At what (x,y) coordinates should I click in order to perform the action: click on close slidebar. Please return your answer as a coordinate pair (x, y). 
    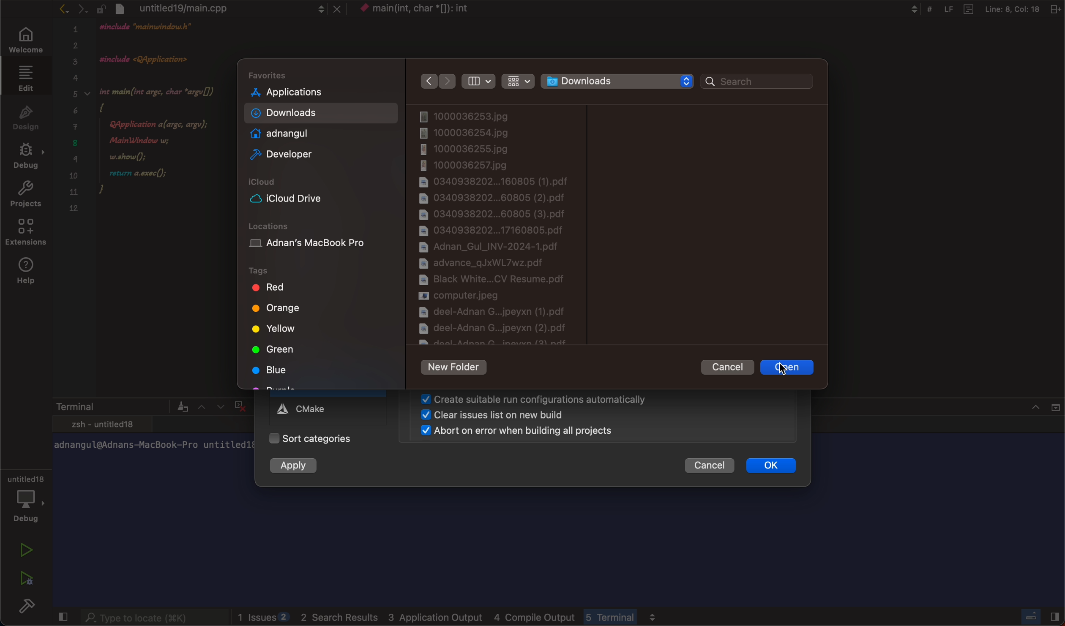
    Looking at the image, I should click on (1038, 616).